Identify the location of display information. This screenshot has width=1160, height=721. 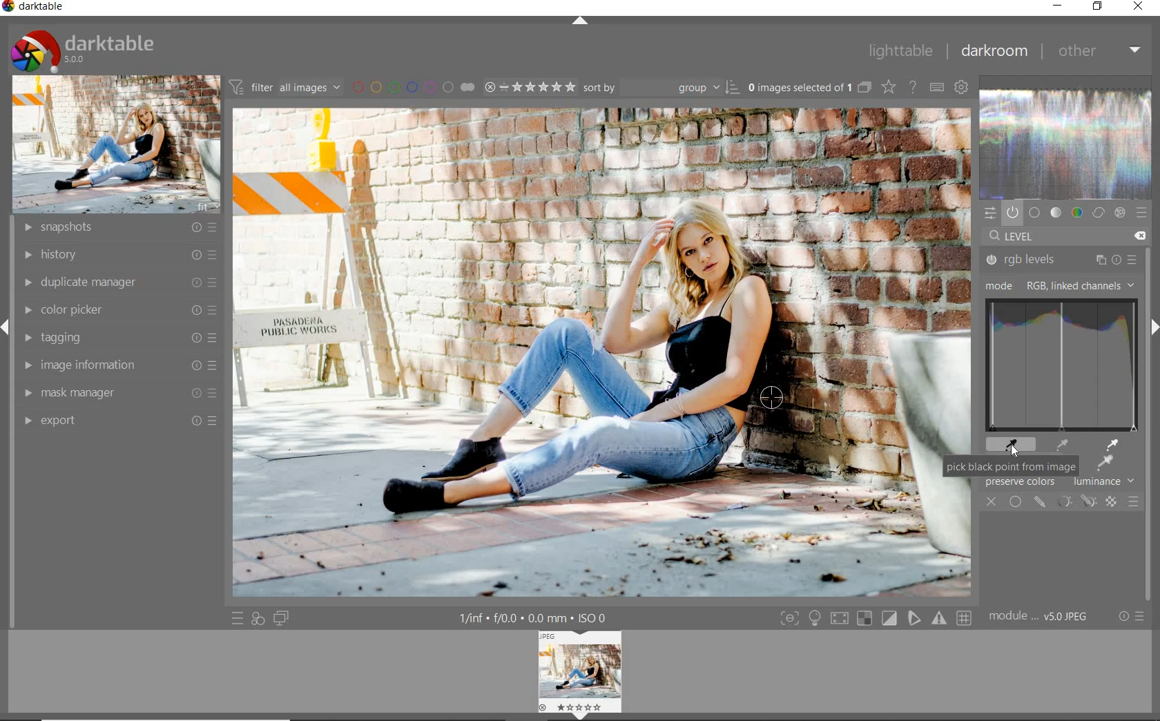
(544, 618).